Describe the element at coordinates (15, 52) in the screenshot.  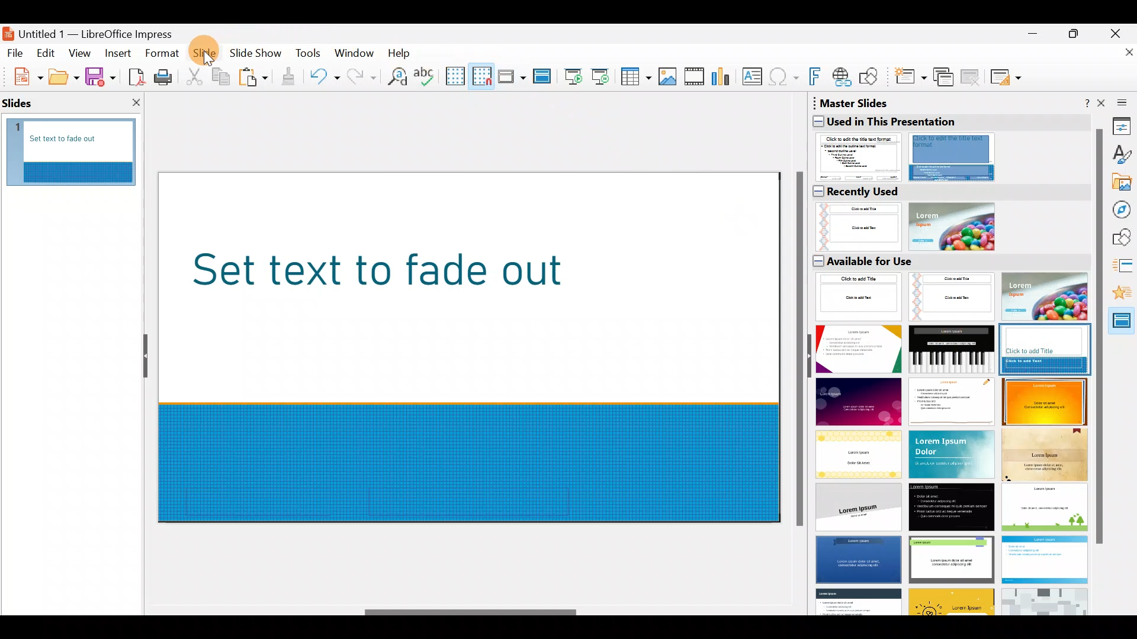
I see `File` at that location.